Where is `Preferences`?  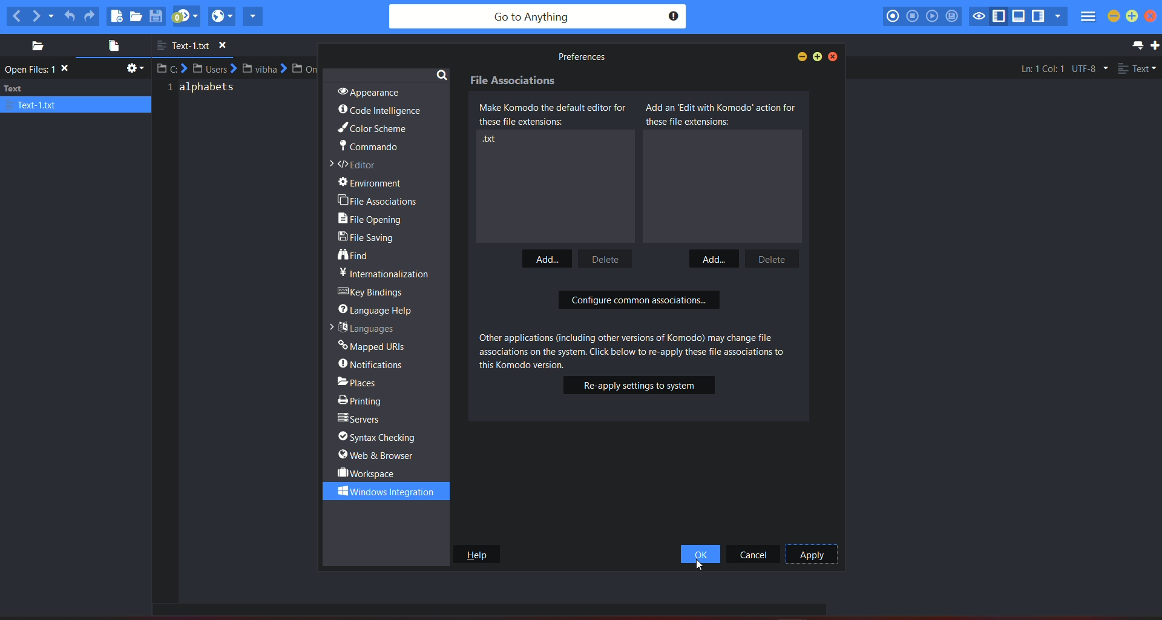
Preferences is located at coordinates (580, 57).